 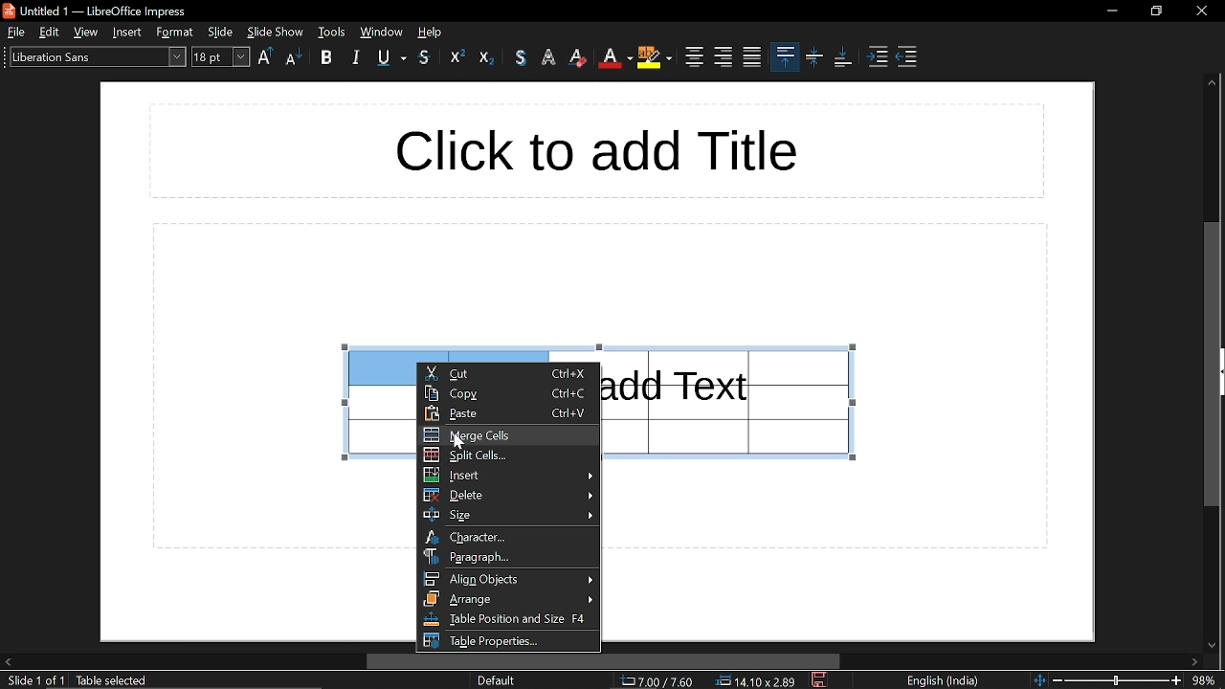 What do you see at coordinates (508, 434) in the screenshot?
I see `merge cells` at bounding box center [508, 434].